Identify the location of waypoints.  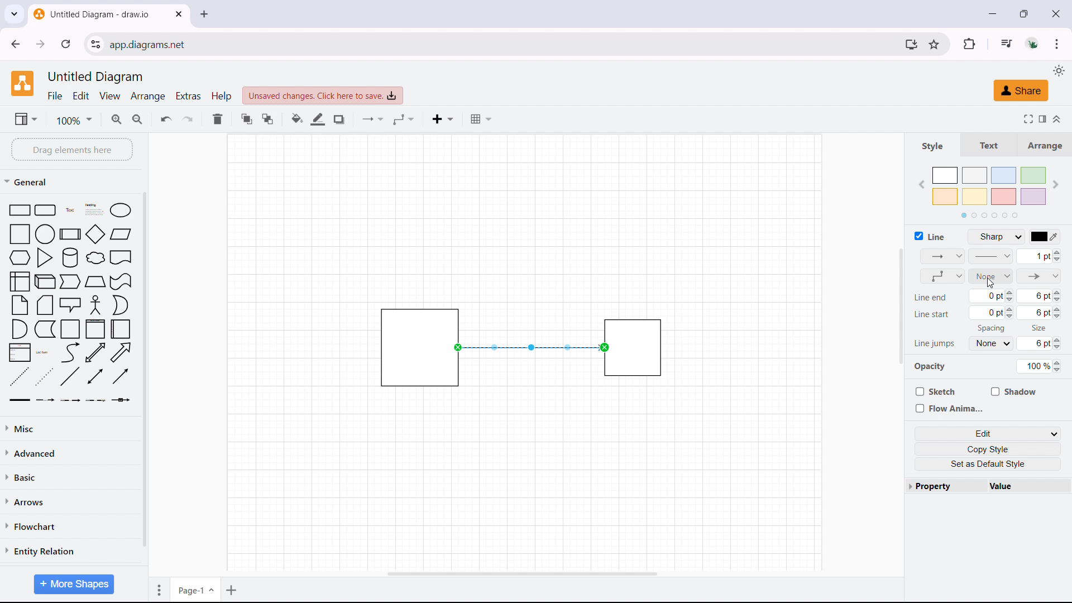
(942, 276).